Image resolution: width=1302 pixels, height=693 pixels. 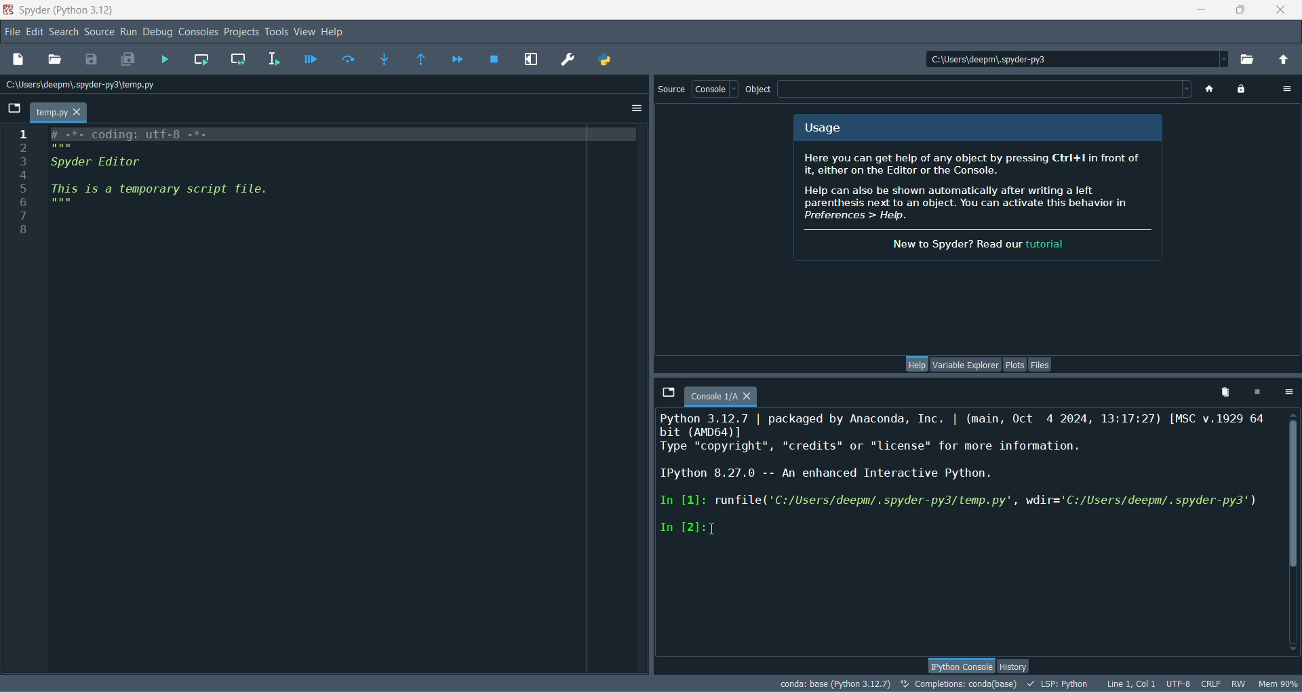 I want to click on remove, so click(x=1222, y=391).